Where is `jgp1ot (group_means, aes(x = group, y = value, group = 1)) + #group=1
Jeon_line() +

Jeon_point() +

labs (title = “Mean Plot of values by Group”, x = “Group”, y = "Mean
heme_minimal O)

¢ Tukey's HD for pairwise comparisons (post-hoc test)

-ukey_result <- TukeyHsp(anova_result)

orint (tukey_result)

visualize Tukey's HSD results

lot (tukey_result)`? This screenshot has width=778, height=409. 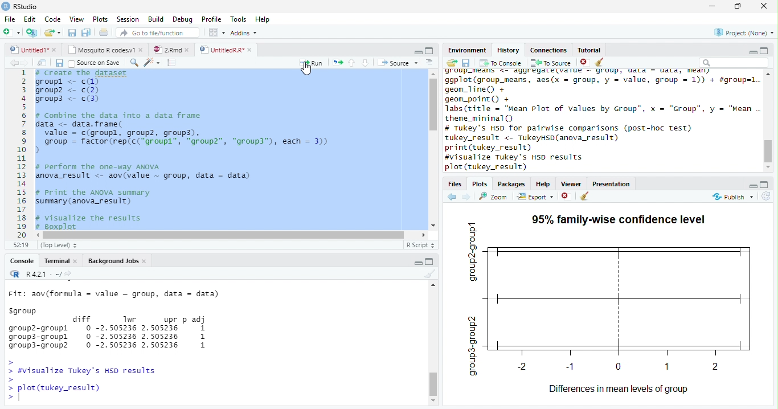 jgp1ot (group_means, aes(x = group, y = value, group = 1)) + #group=1
Jeon_line() +

Jeon_point() +

labs (title = “Mean Plot of values by Group”, x = “Group”, y = "Mean
heme_minimal O)

¢ Tukey's HD for pairwise comparisons (post-hoc test)

-ukey_result <- TukeyHsp(anova_result)

orint (tukey_result)

visualize Tukey's HSD results

lot (tukey_result) is located at coordinates (599, 120).